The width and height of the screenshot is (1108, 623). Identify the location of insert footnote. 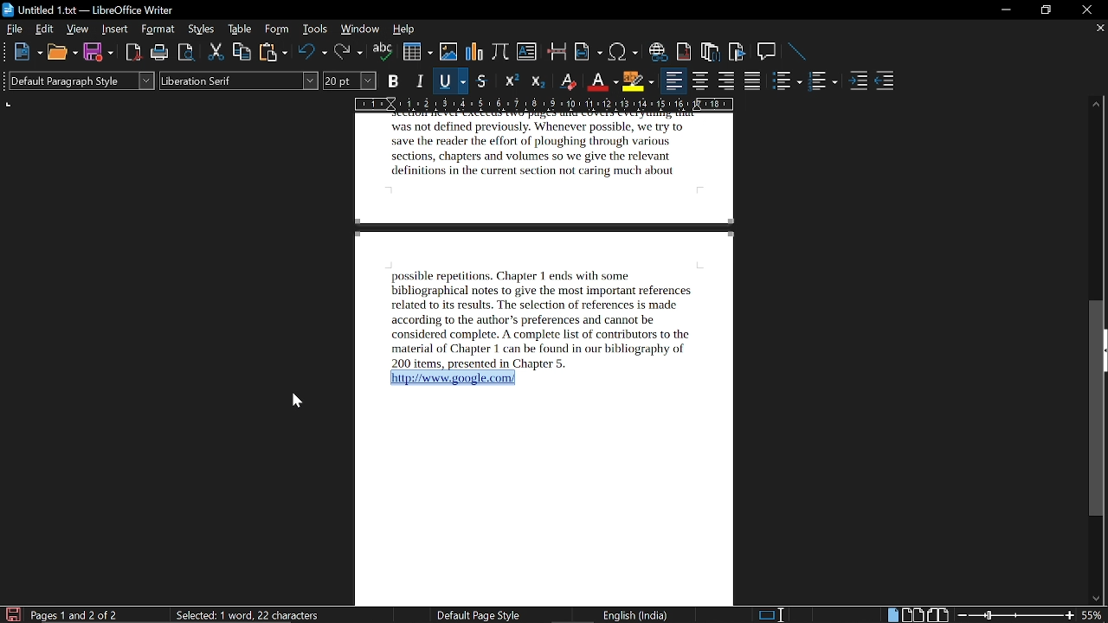
(685, 51).